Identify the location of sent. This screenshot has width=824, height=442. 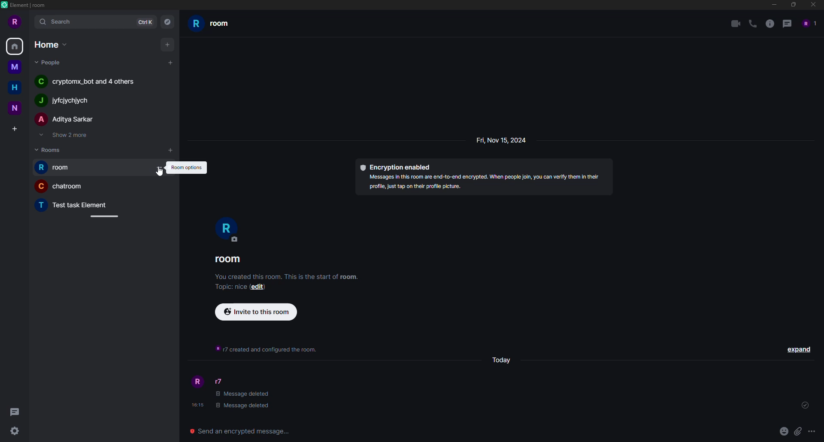
(805, 406).